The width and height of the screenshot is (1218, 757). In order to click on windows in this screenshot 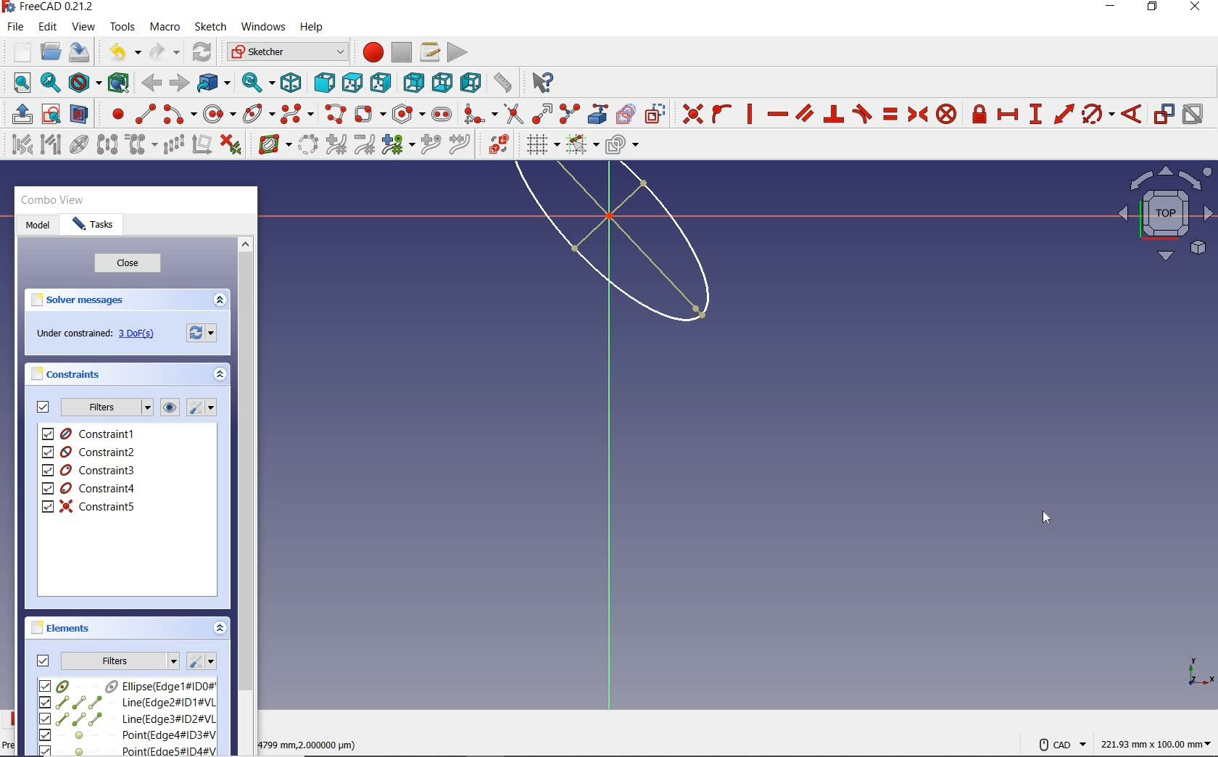, I will do `click(262, 28)`.